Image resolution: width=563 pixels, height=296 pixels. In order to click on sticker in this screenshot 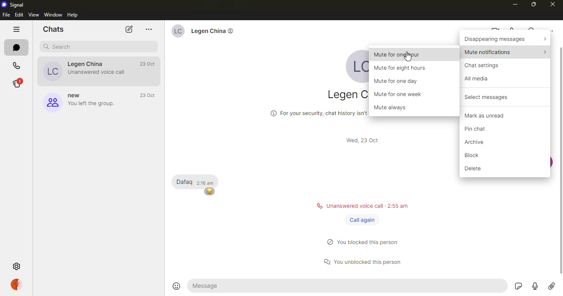, I will do `click(518, 287)`.